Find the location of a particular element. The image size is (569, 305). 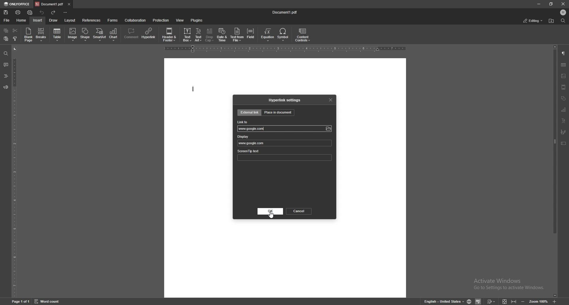

field is located at coordinates (251, 35).